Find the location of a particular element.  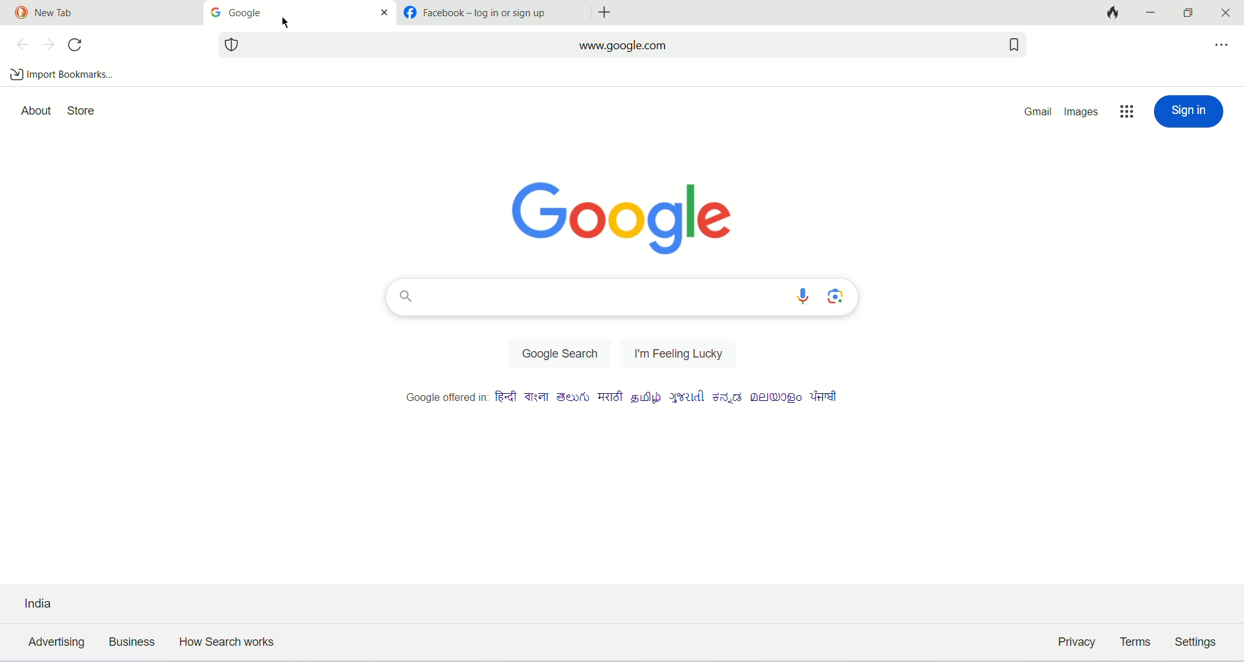

advertising is located at coordinates (53, 644).